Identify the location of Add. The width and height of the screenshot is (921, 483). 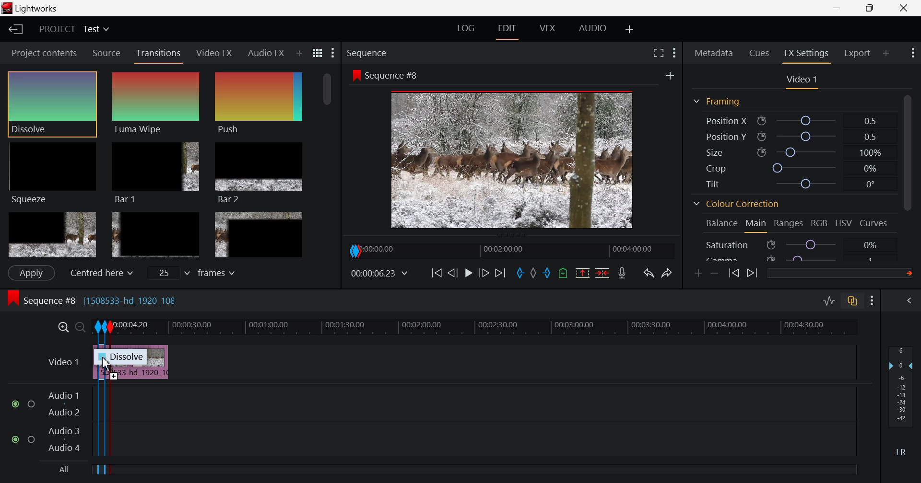
(670, 76).